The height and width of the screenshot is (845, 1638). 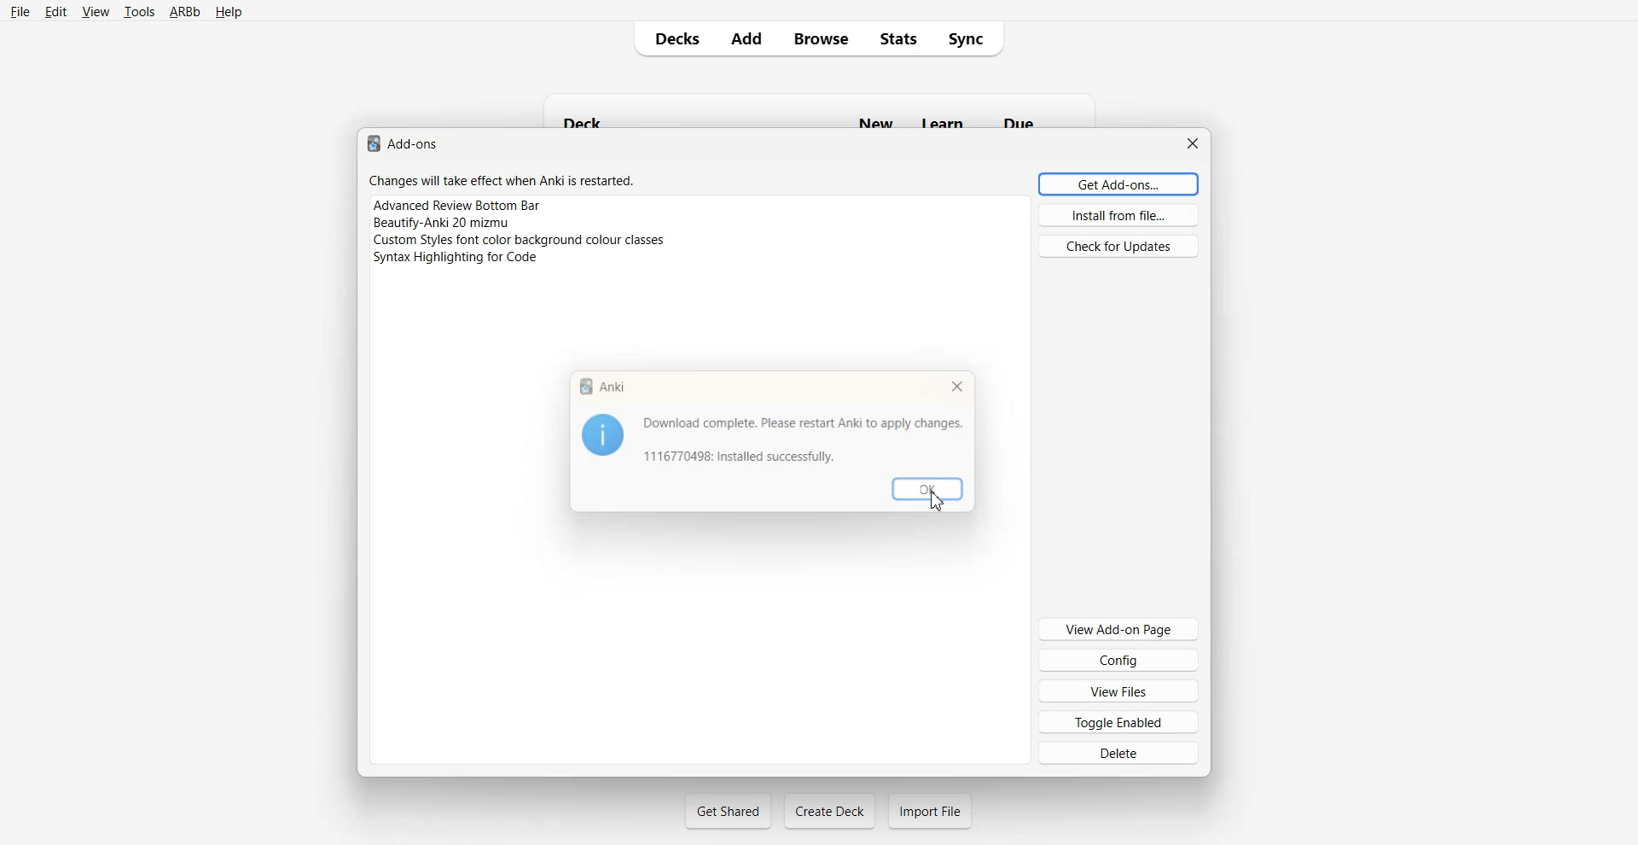 What do you see at coordinates (938, 501) in the screenshot?
I see `Cursor` at bounding box center [938, 501].